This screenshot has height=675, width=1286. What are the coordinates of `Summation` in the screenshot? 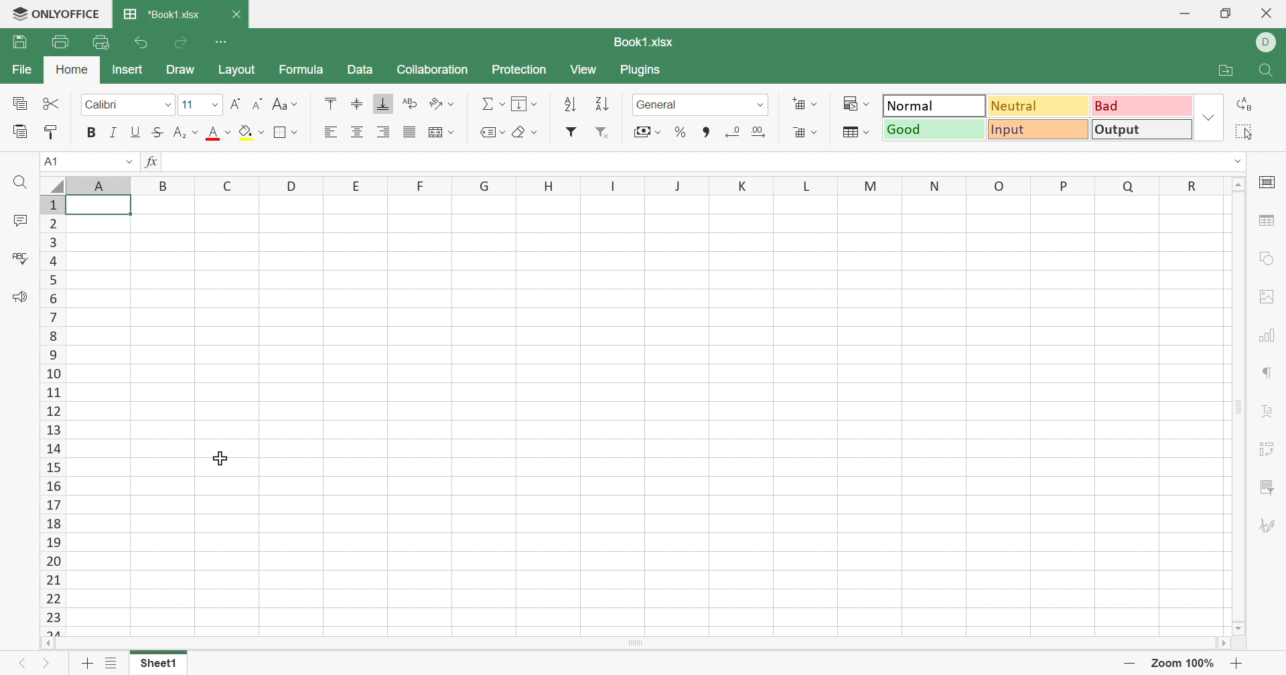 It's located at (486, 102).